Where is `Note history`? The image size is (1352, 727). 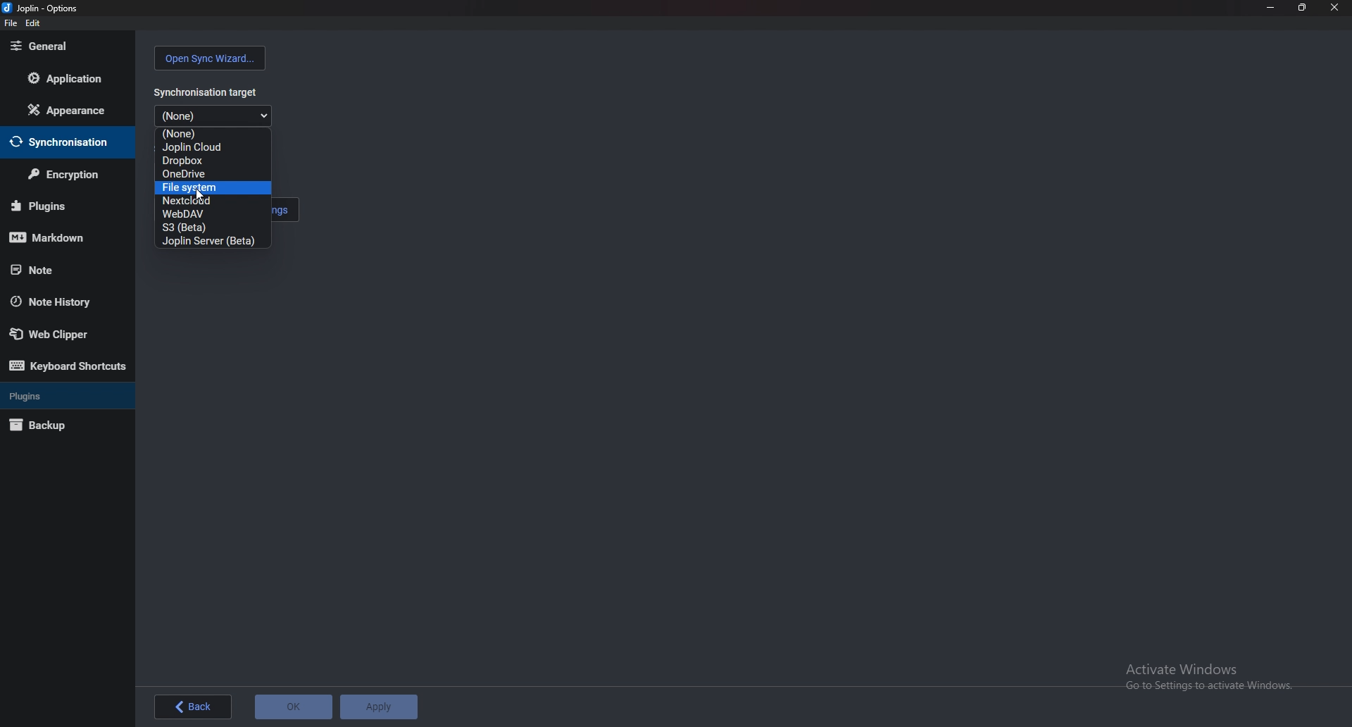
Note history is located at coordinates (66, 302).